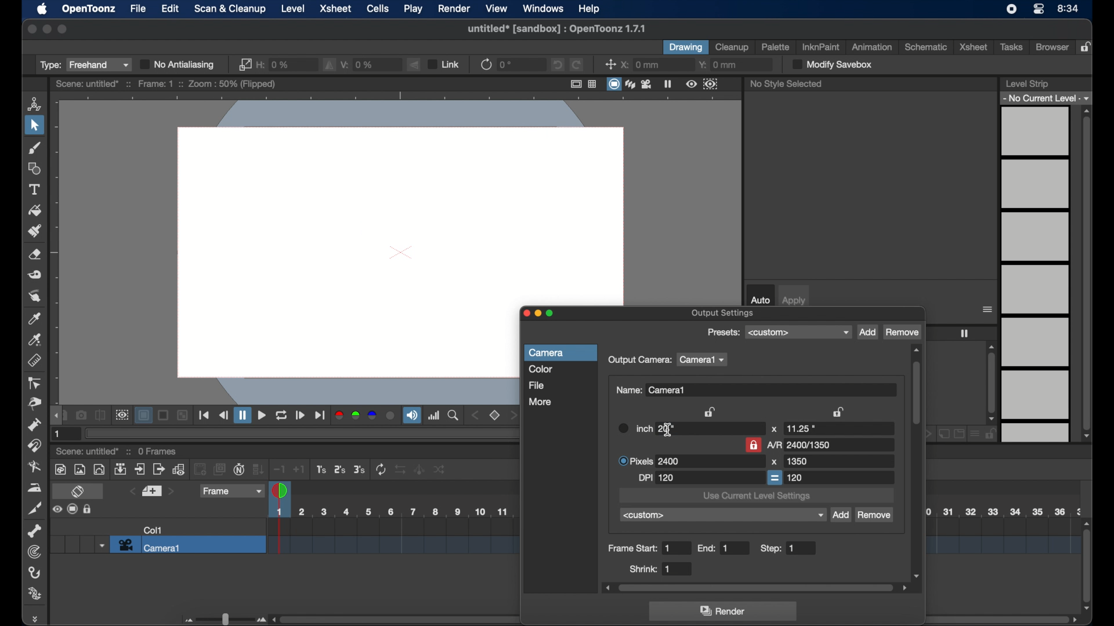 The image size is (1114, 626). I want to click on scroll box, so click(1087, 274).